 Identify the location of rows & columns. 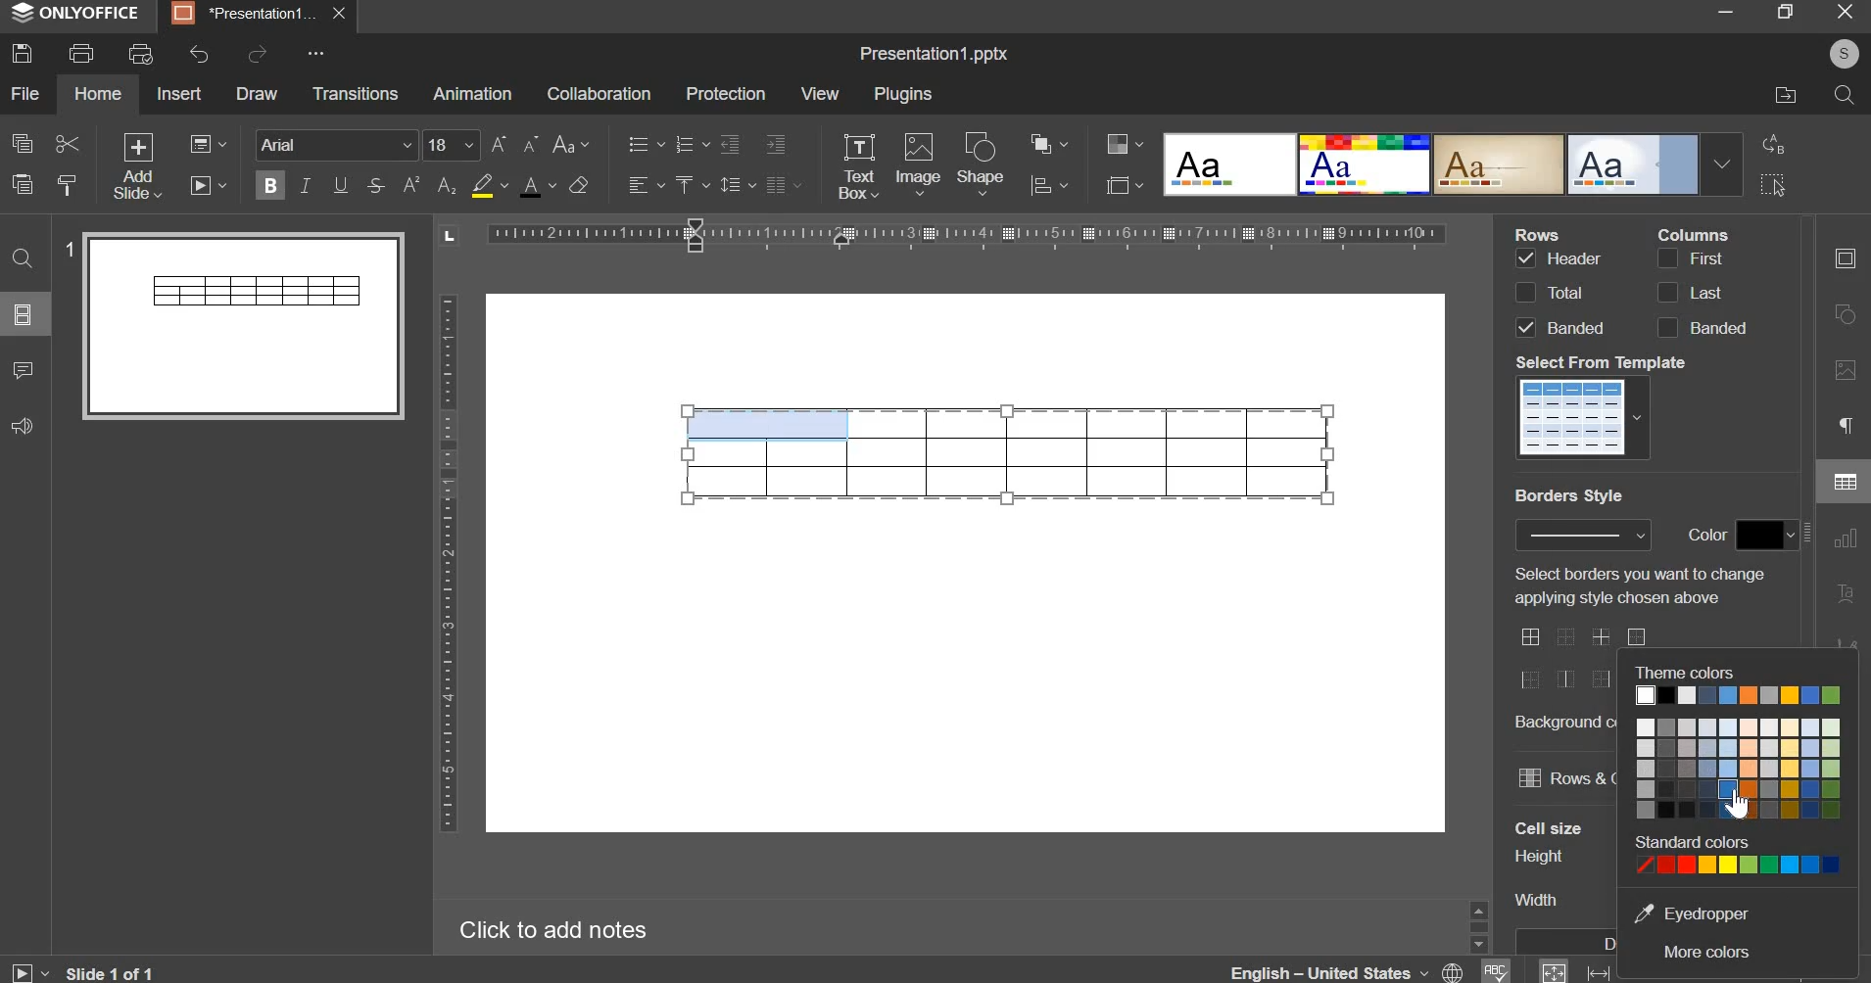
(1564, 775).